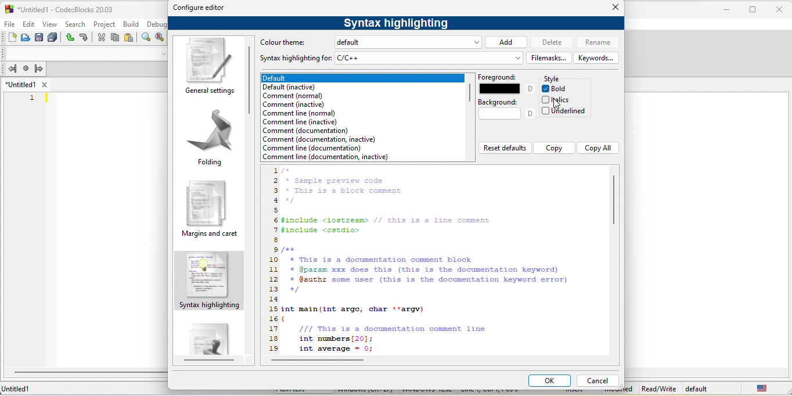 The width and height of the screenshot is (792, 396). I want to click on vertical scroll bar, so click(616, 200).